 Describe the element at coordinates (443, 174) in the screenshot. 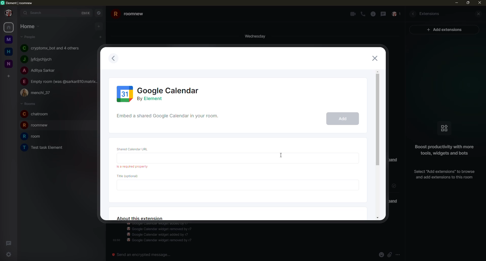

I see `add extension info` at that location.